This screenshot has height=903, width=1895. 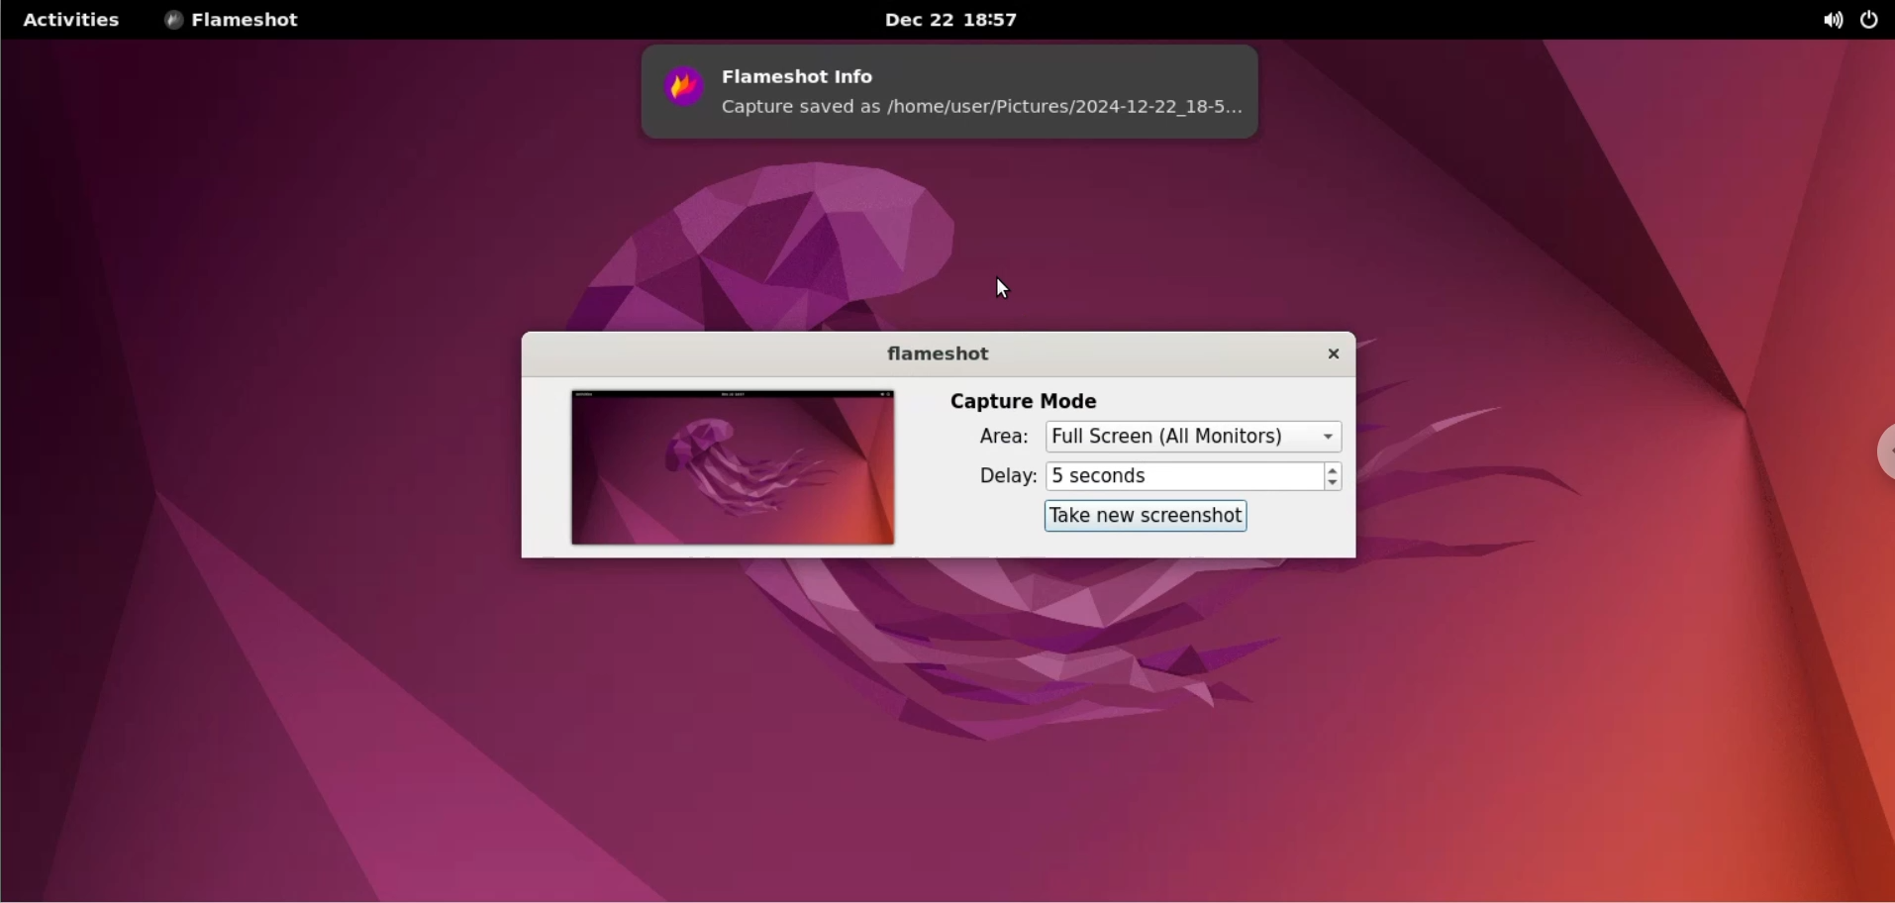 I want to click on area:, so click(x=984, y=441).